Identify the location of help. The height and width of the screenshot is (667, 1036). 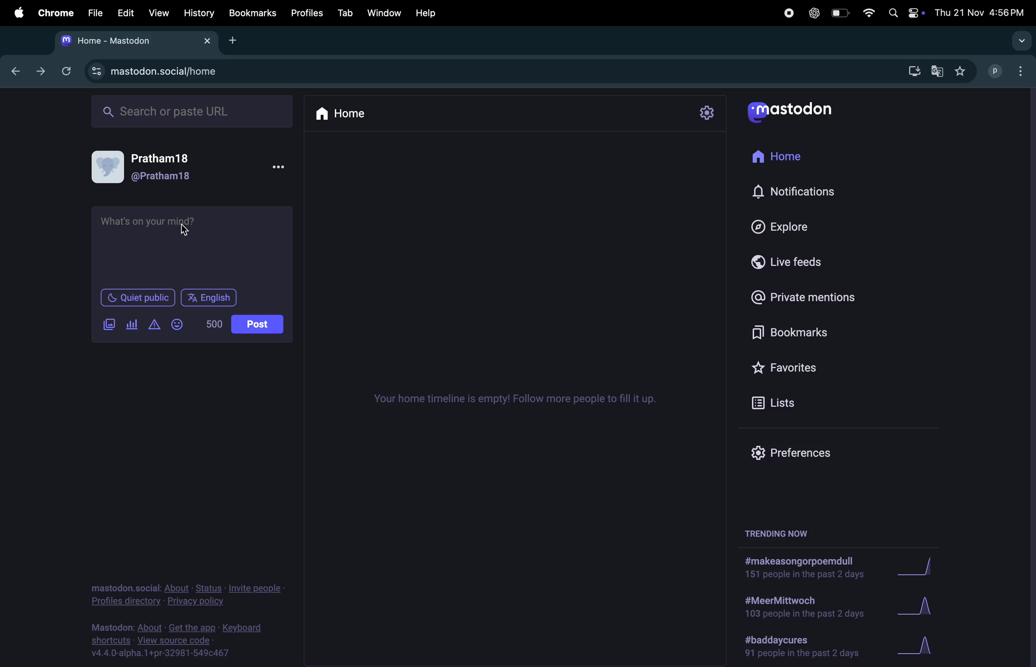
(427, 13).